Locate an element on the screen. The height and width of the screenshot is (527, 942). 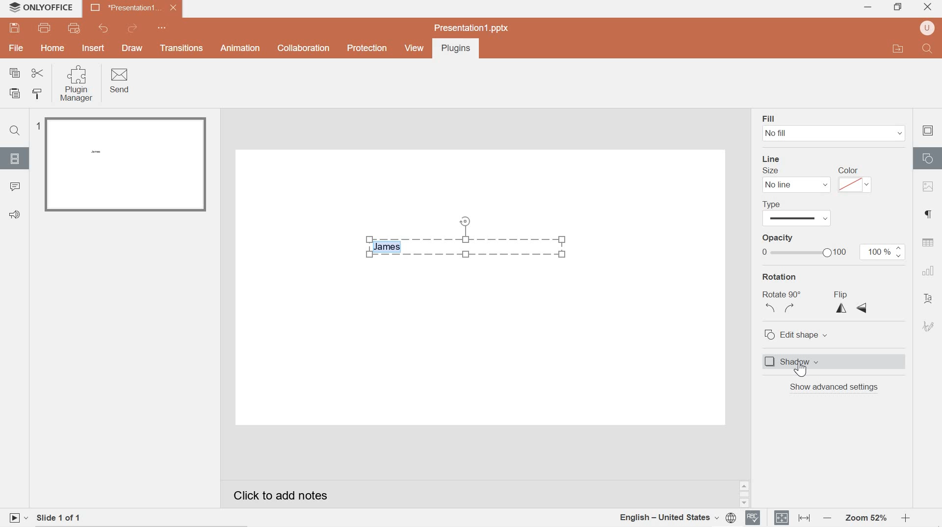
hOME is located at coordinates (53, 49).